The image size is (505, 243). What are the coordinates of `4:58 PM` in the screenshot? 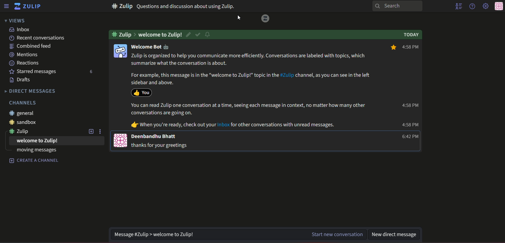 It's located at (411, 47).